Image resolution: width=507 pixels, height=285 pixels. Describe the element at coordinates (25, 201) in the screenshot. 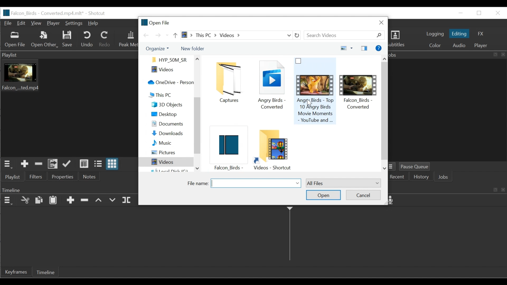

I see `Cut` at that location.